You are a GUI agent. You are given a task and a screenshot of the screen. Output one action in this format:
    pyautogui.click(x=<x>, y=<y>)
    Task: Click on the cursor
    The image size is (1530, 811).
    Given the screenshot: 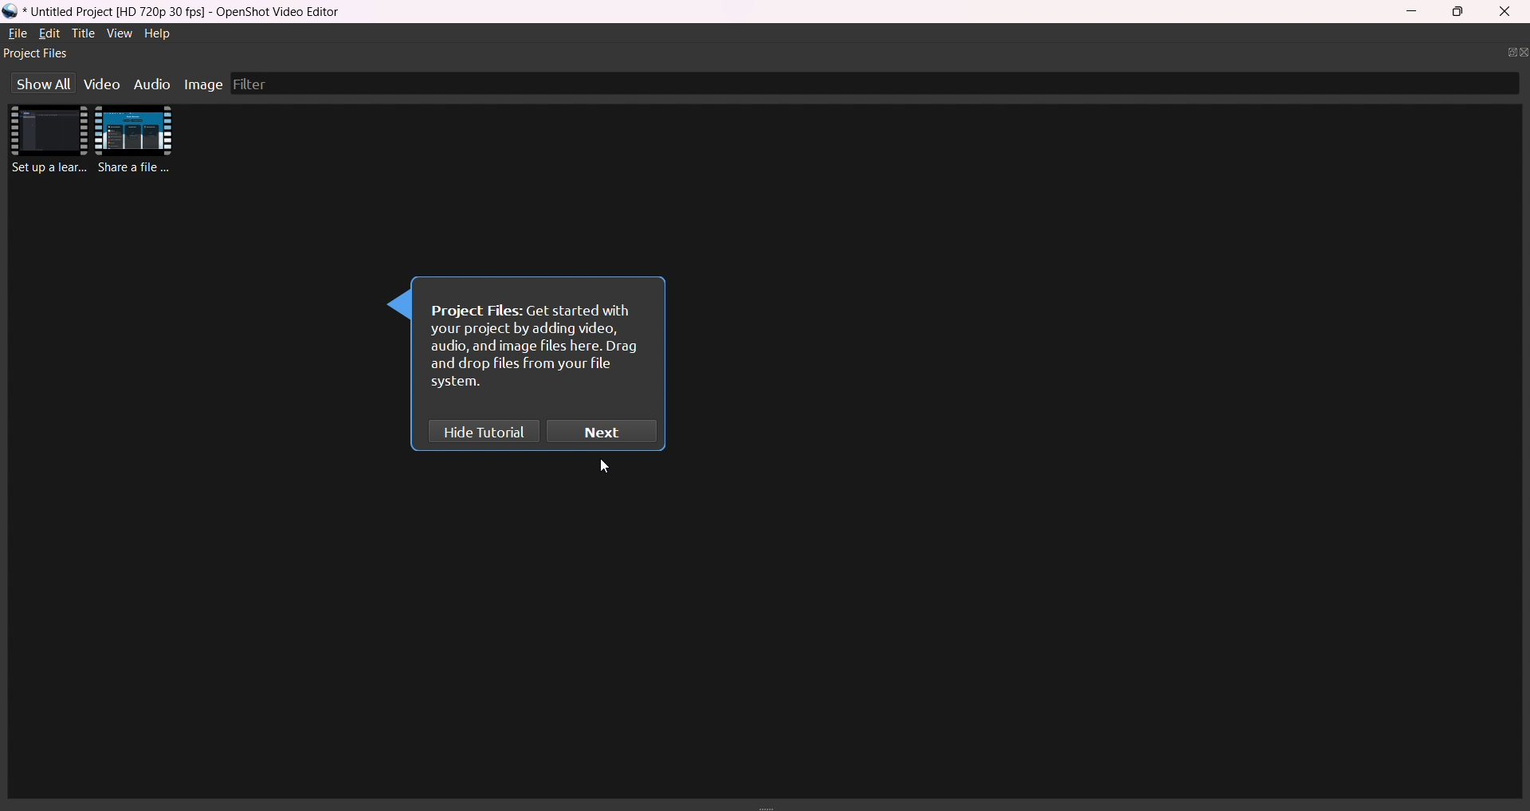 What is the action you would take?
    pyautogui.click(x=602, y=466)
    